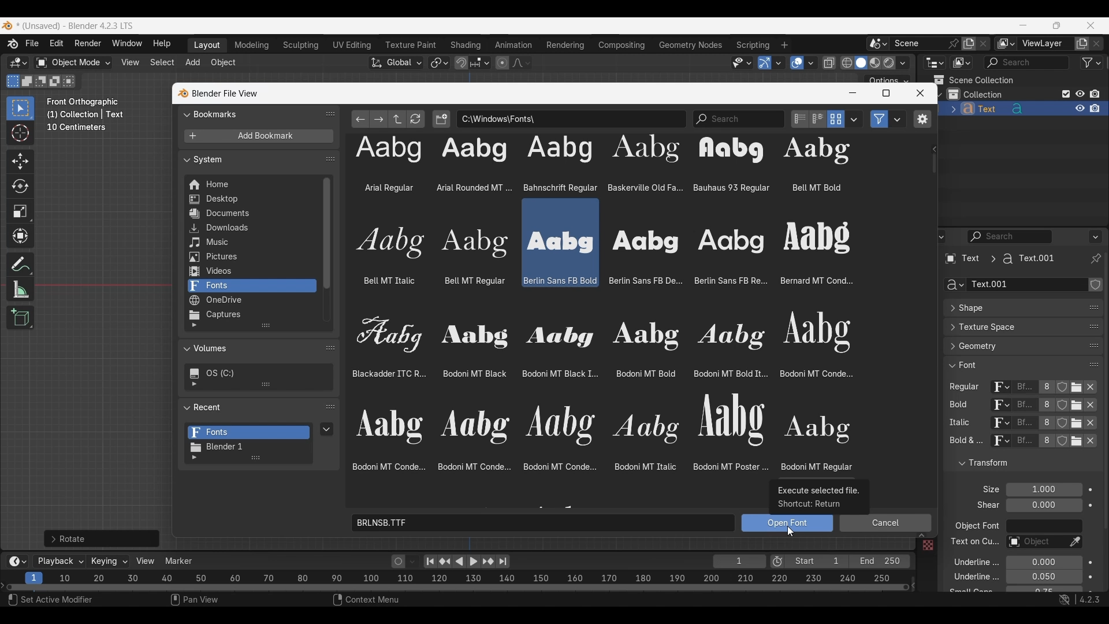 The image size is (1109, 624). I want to click on Display settings, so click(854, 119).